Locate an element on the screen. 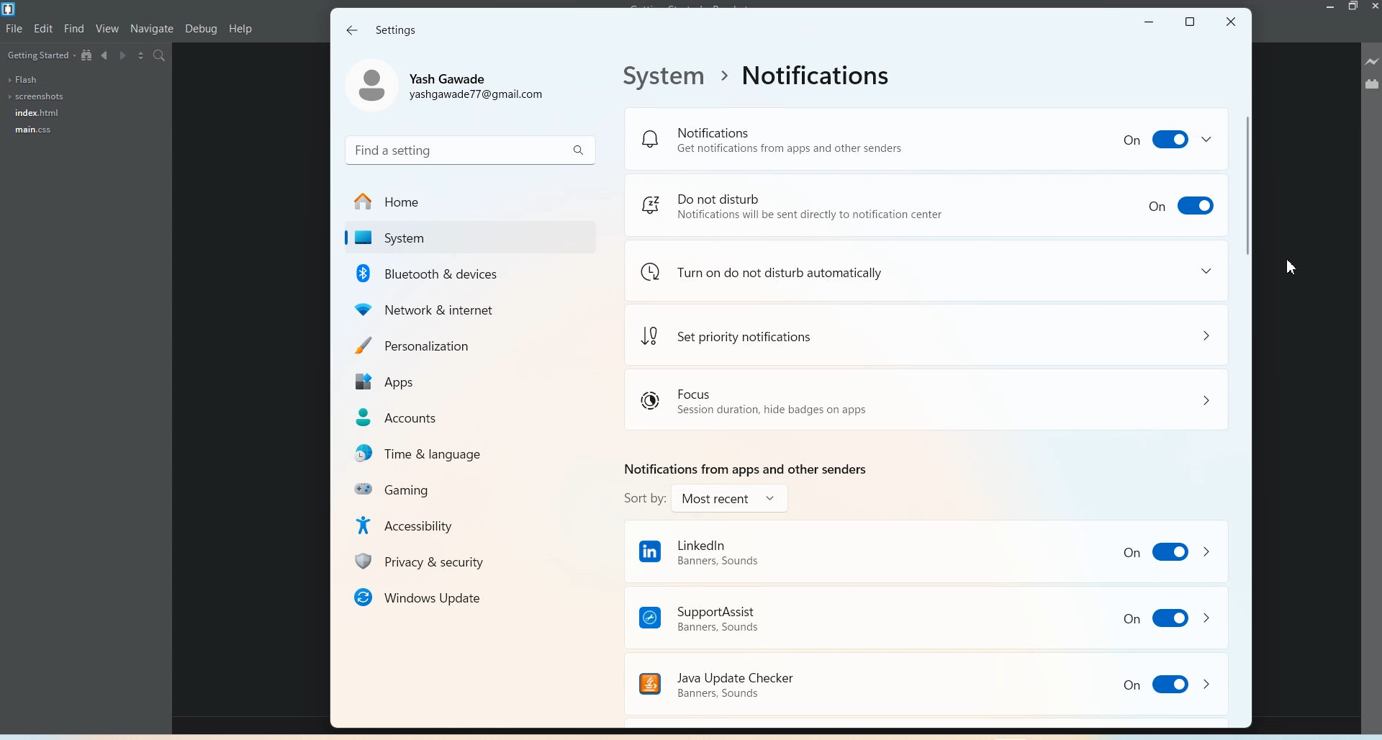 This screenshot has width=1382, height=740. Privacy & Security is located at coordinates (465, 561).